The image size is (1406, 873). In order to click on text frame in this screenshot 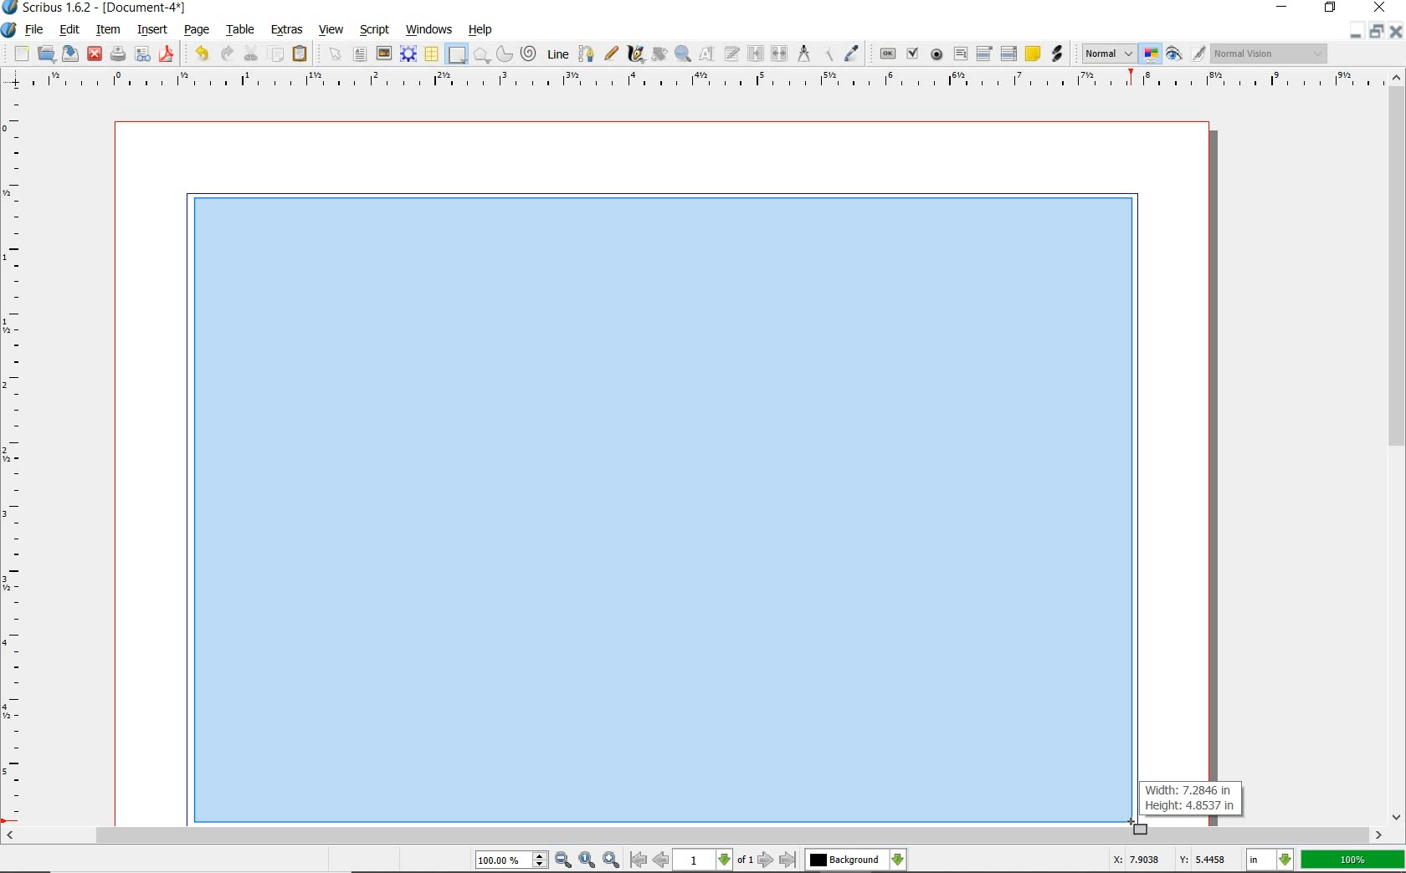, I will do `click(361, 56)`.